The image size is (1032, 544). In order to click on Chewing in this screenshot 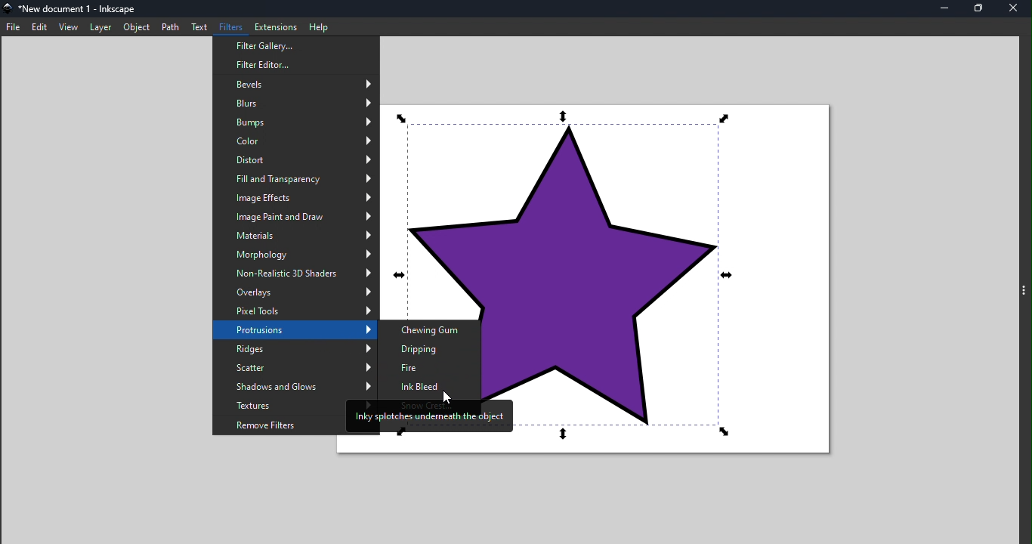, I will do `click(428, 328)`.